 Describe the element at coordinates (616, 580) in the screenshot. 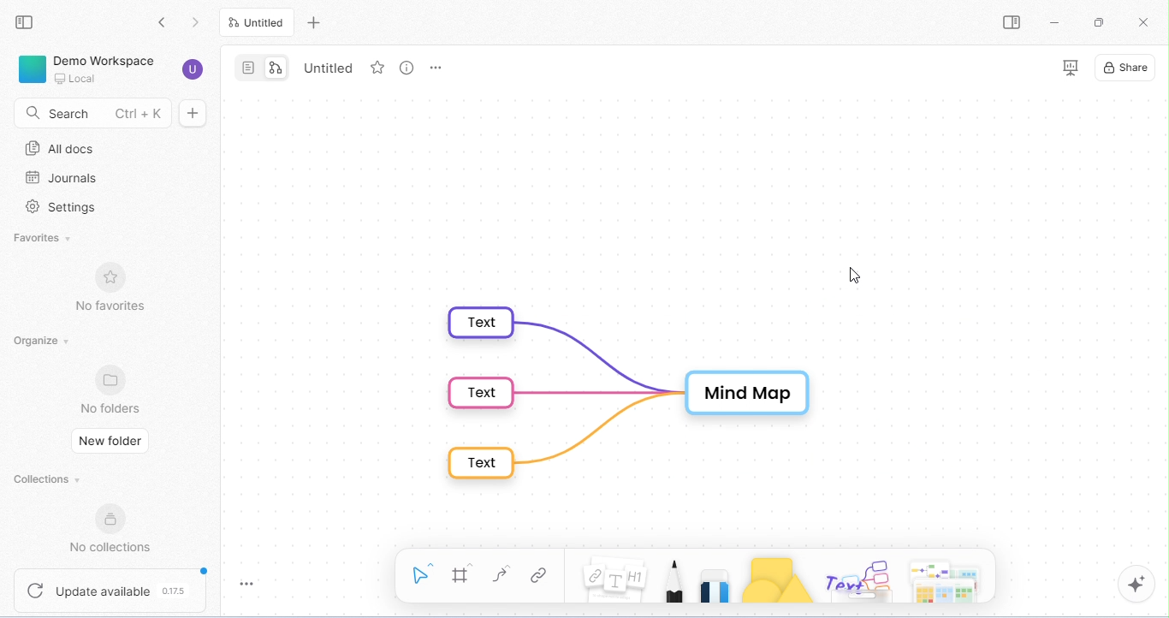

I see `note` at that location.